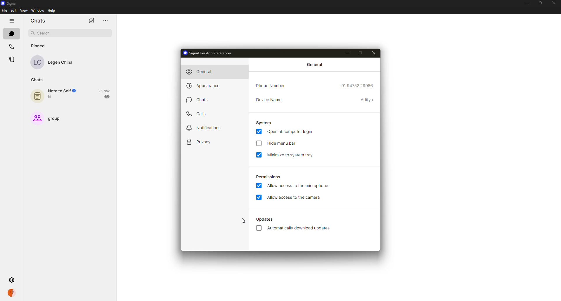  Describe the element at coordinates (316, 65) in the screenshot. I see `general` at that location.